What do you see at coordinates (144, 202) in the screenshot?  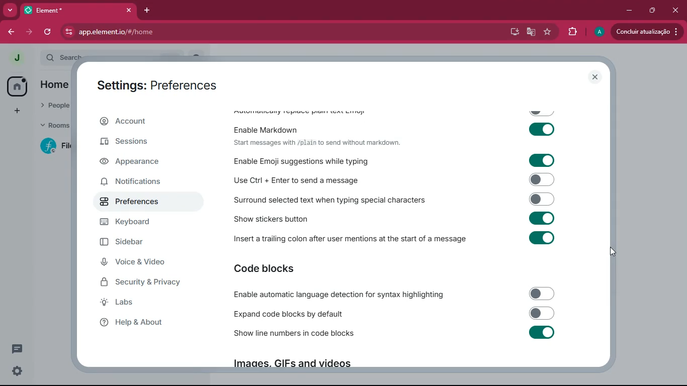 I see `preferences` at bounding box center [144, 202].